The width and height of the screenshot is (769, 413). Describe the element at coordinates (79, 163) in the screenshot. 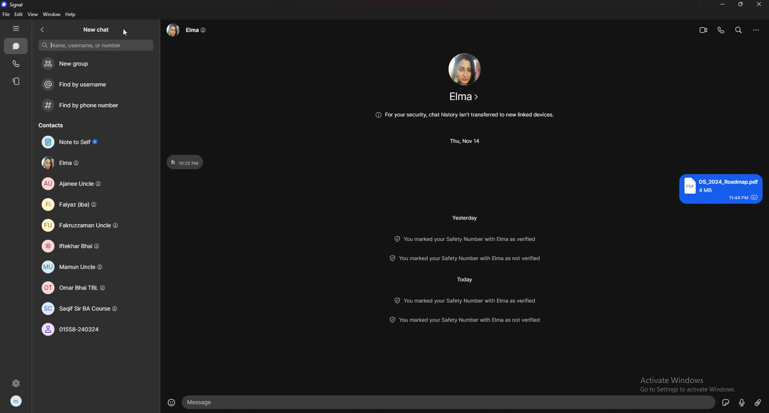

I see `contact` at that location.